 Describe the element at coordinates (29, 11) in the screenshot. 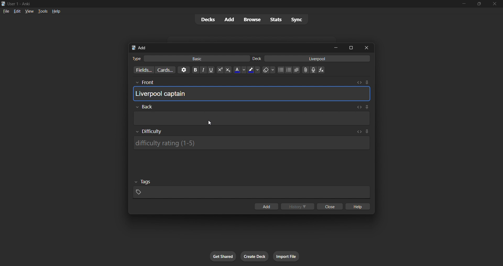

I see `view` at that location.